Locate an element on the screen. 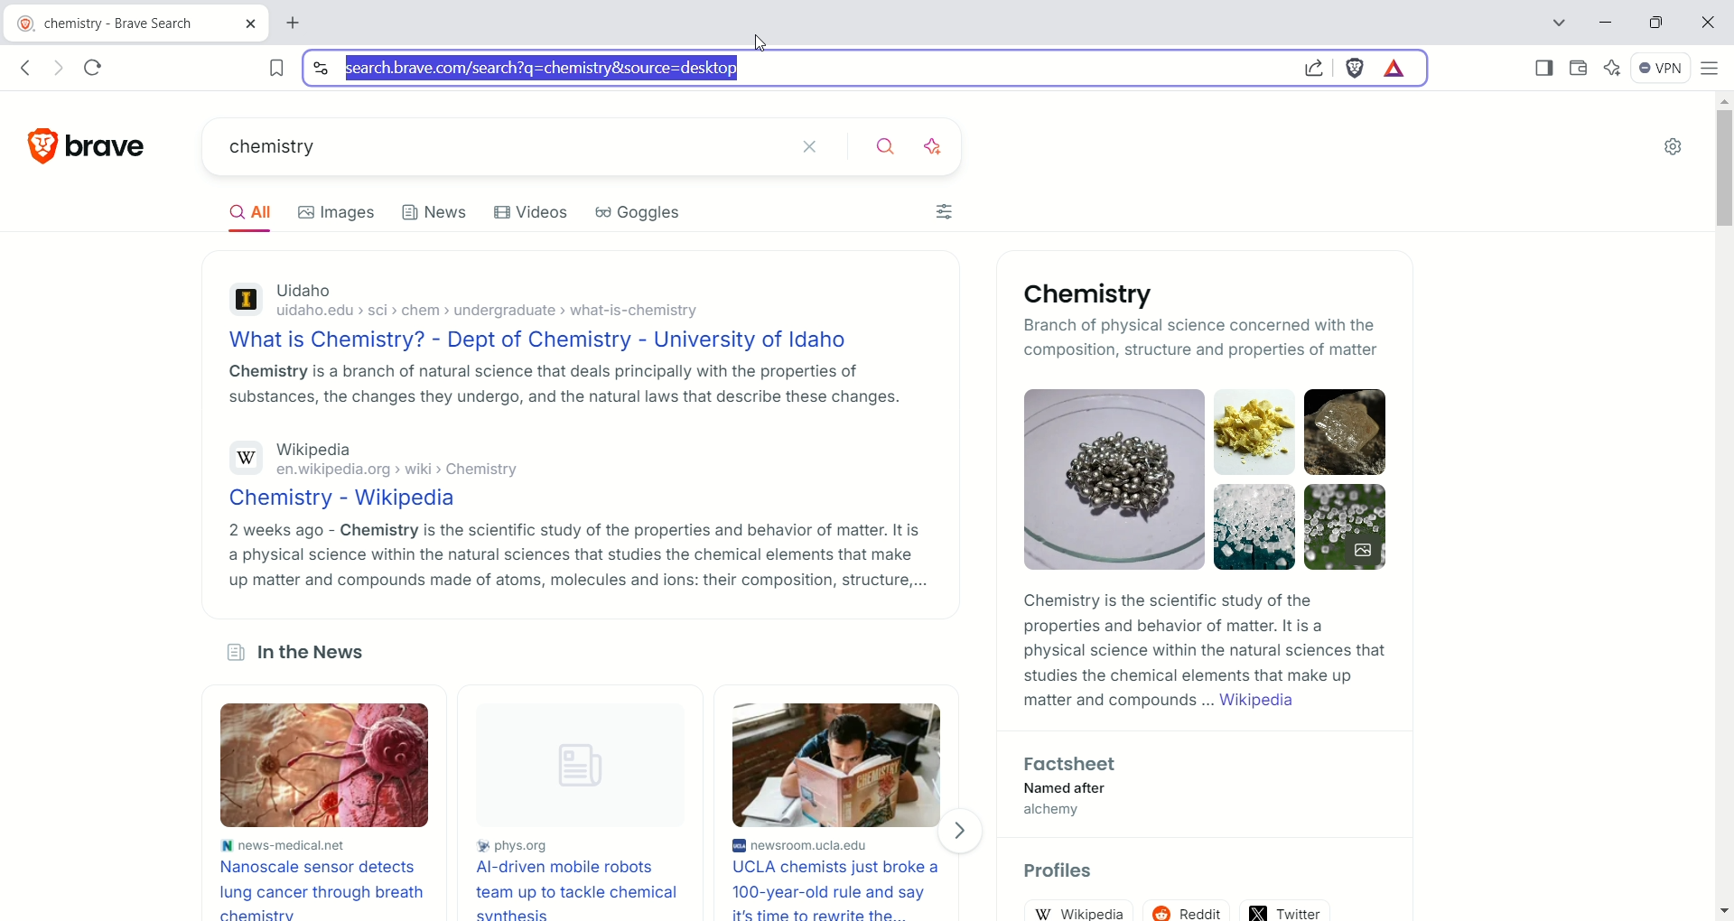 This screenshot has width=1734, height=921. newsroom.ucla.edu is located at coordinates (844, 843).